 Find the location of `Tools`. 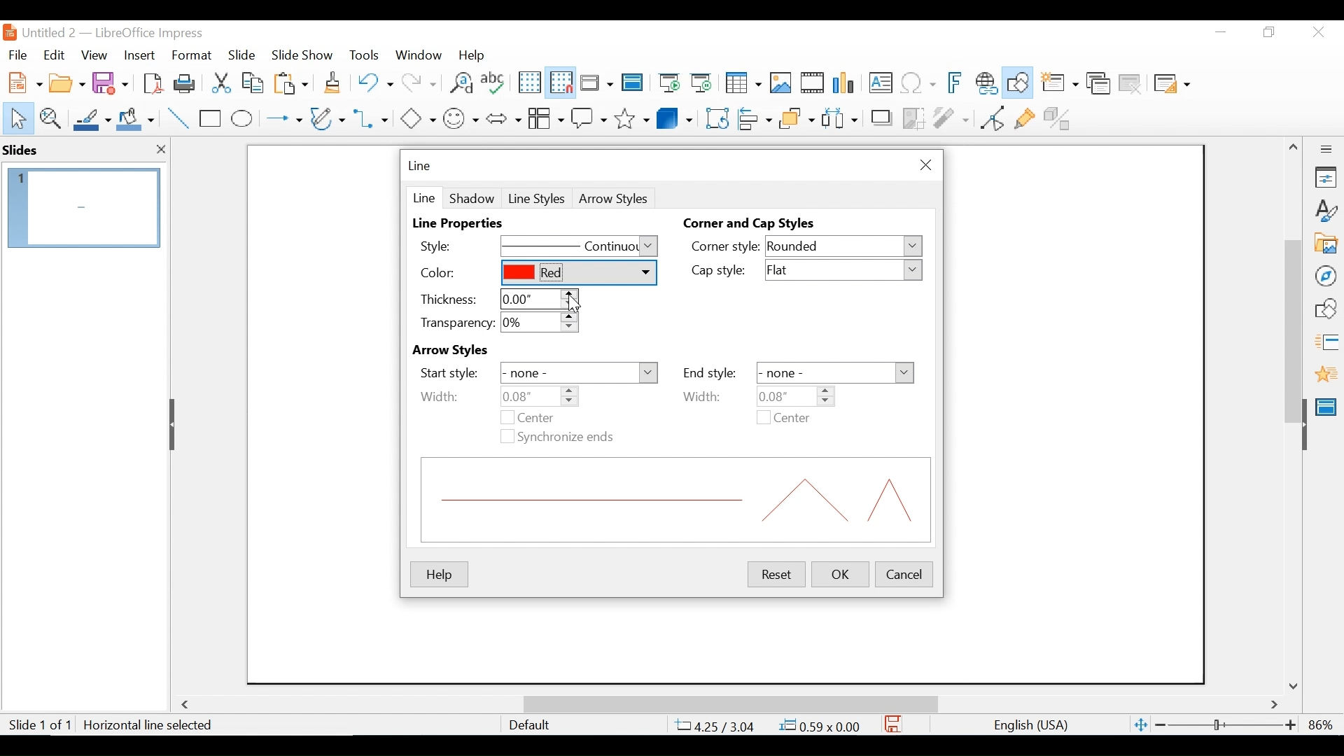

Tools is located at coordinates (364, 55).